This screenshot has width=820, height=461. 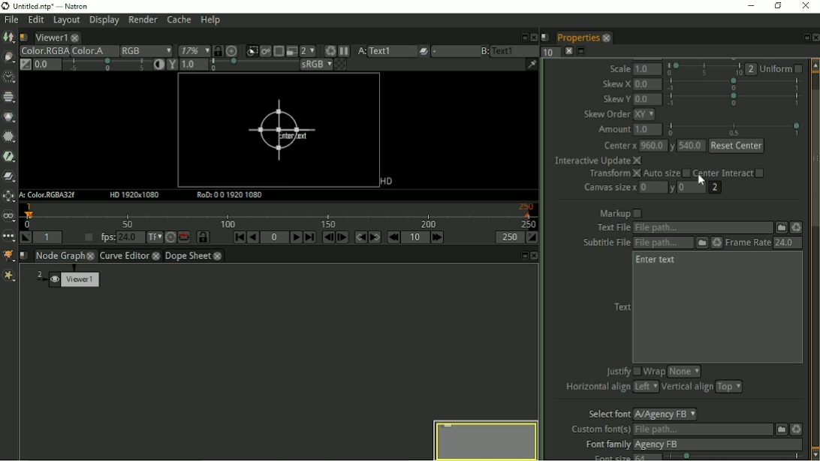 What do you see at coordinates (218, 257) in the screenshot?
I see `close` at bounding box center [218, 257].